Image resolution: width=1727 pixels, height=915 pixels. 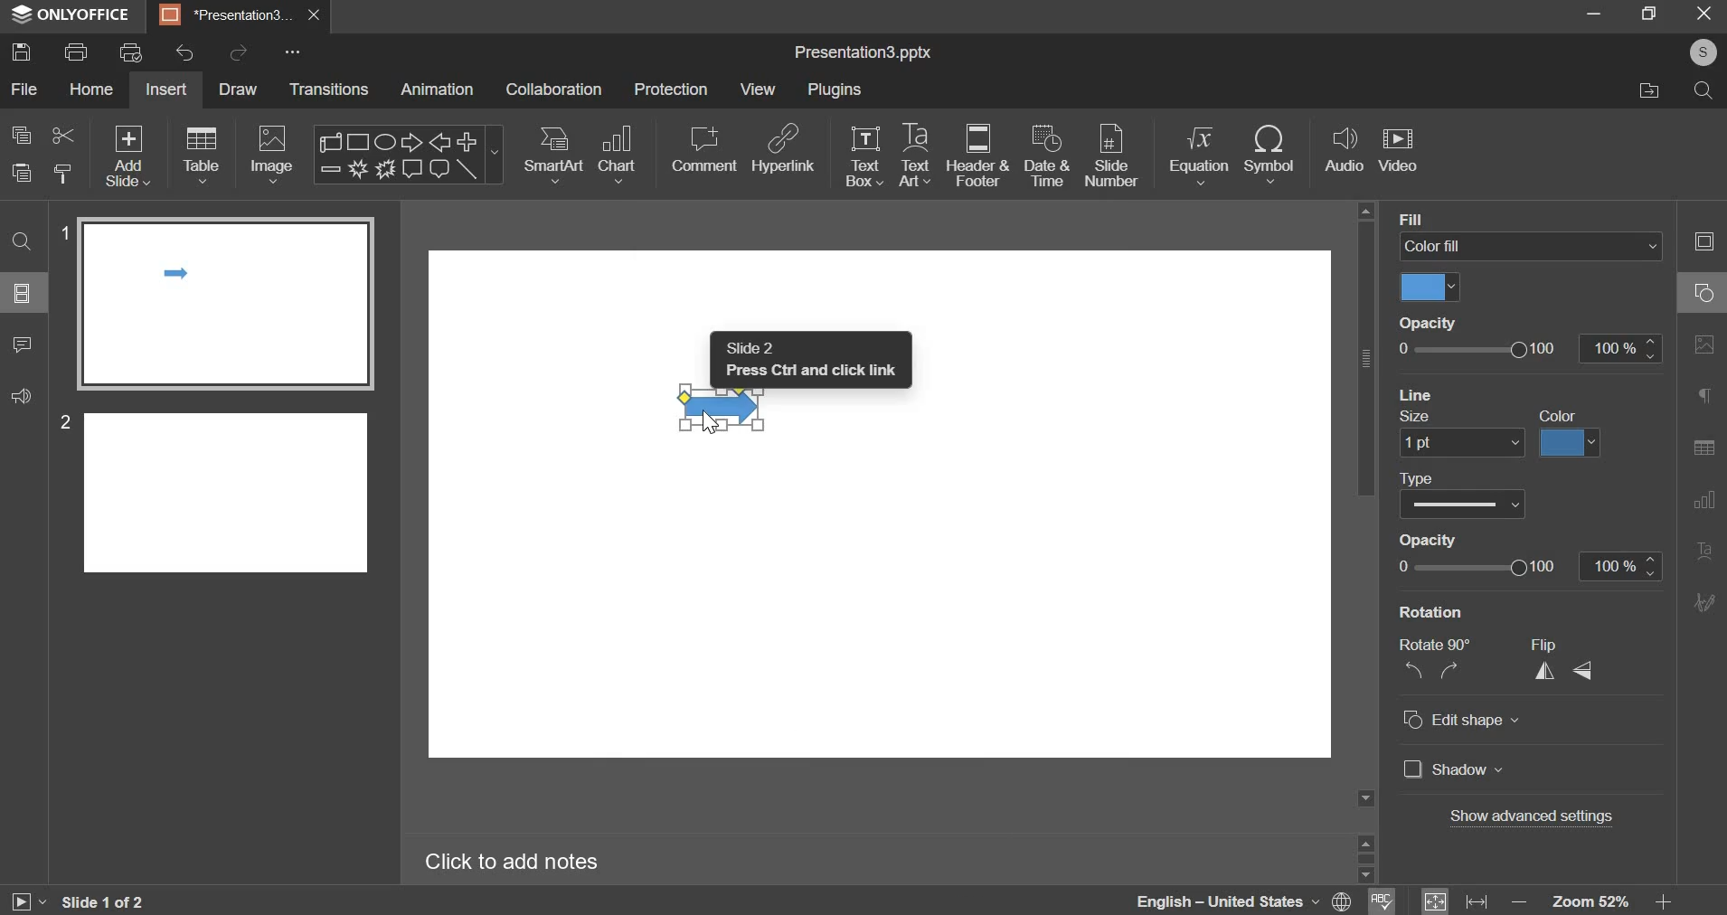 I want to click on exit, so click(x=1706, y=14).